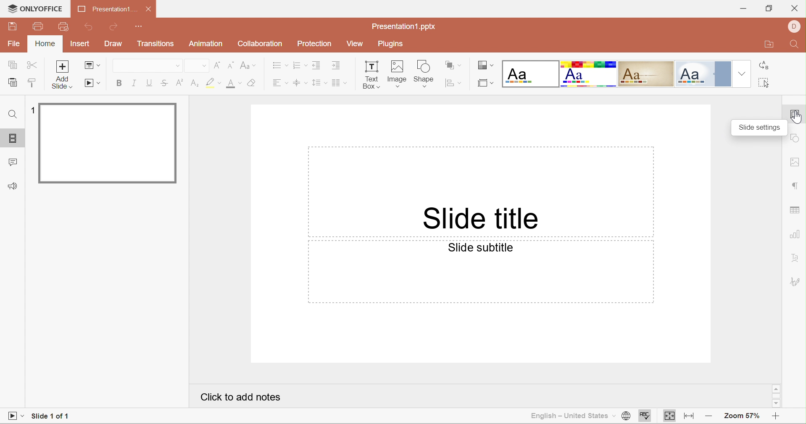 The image size is (806, 424). Describe the element at coordinates (794, 186) in the screenshot. I see `paragraph settings` at that location.